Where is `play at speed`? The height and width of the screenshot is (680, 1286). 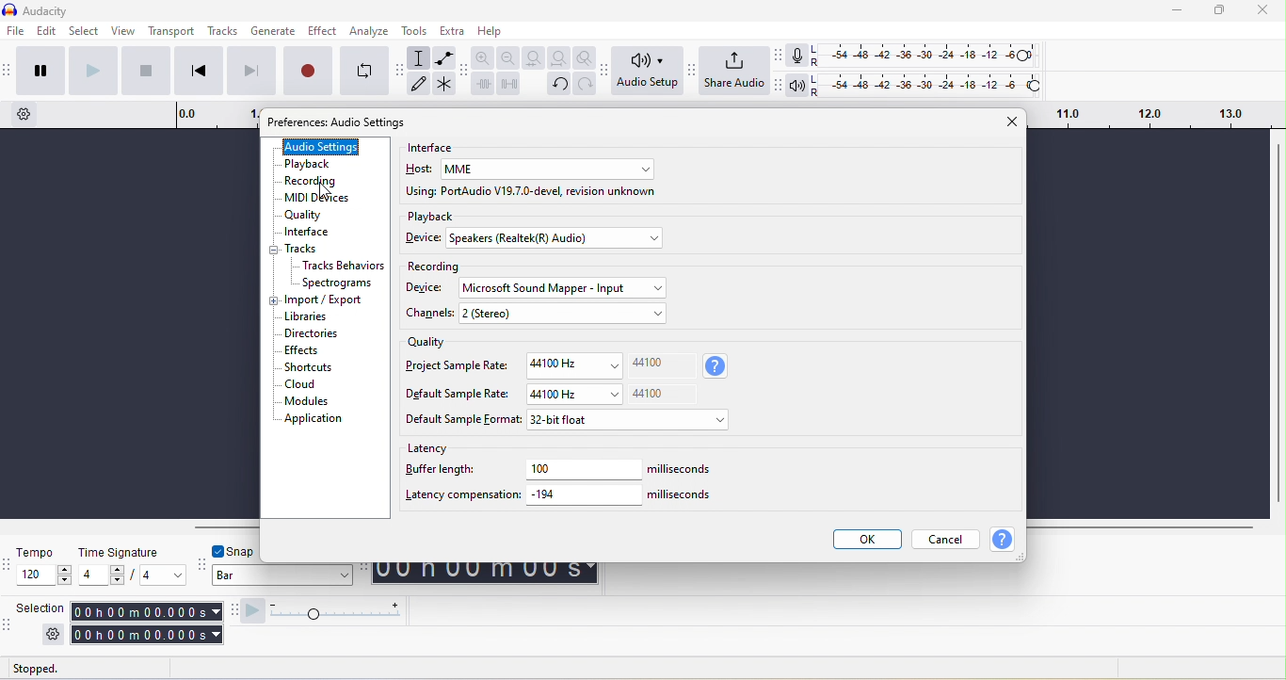 play at speed is located at coordinates (334, 611).